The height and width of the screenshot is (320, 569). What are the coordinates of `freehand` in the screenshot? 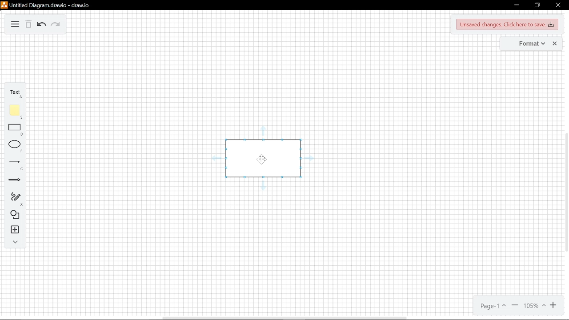 It's located at (17, 199).